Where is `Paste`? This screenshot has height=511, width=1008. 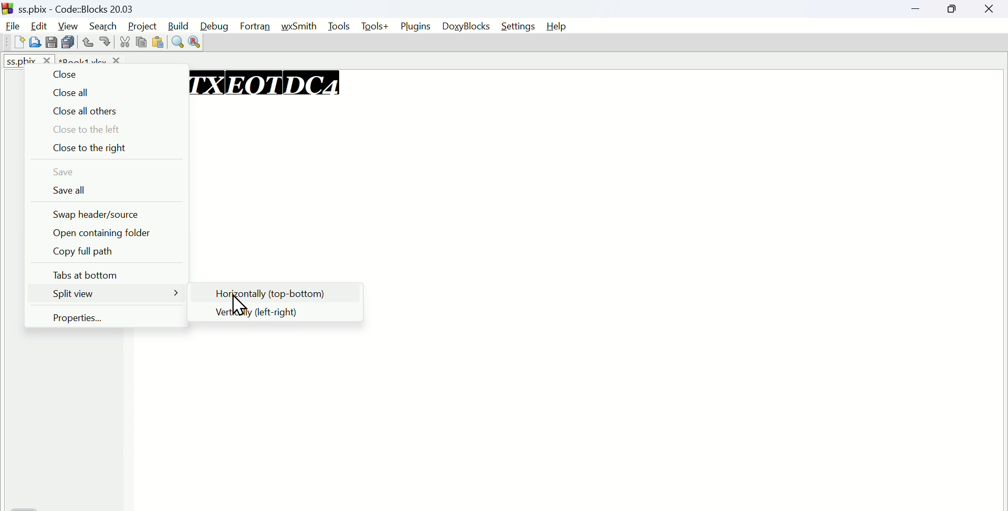
Paste is located at coordinates (157, 41).